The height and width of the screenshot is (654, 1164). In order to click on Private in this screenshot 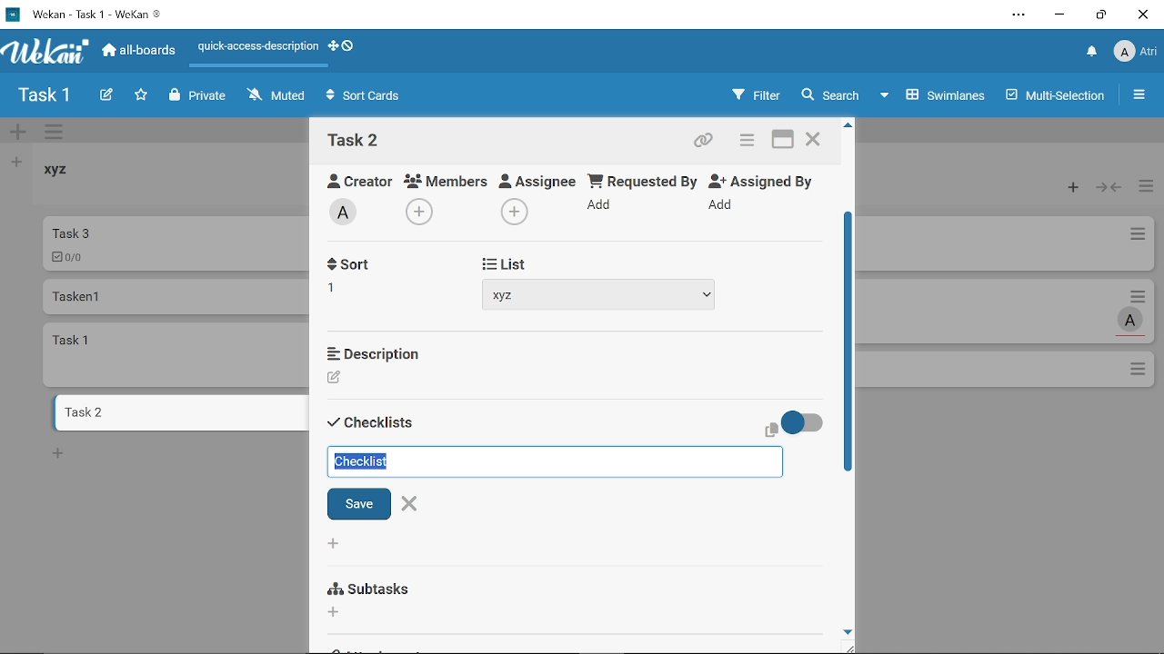, I will do `click(198, 96)`.